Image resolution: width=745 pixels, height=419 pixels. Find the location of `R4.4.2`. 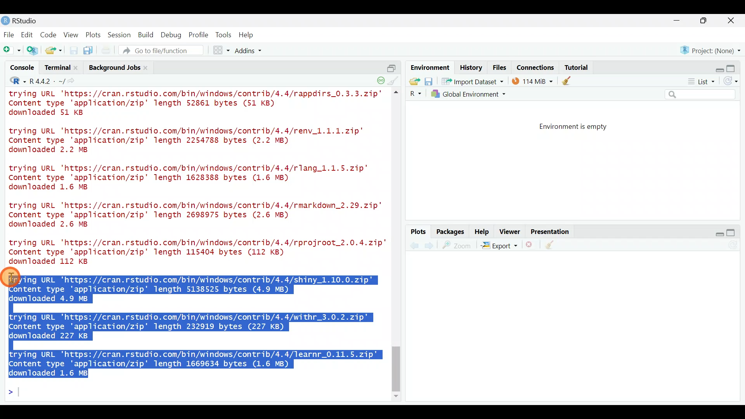

R4.4.2 is located at coordinates (47, 81).